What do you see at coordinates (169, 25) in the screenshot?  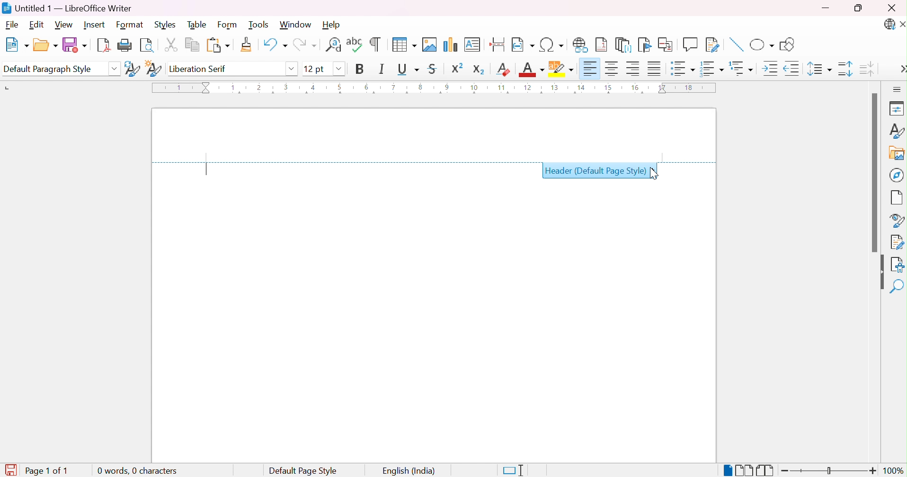 I see `Styles` at bounding box center [169, 25].